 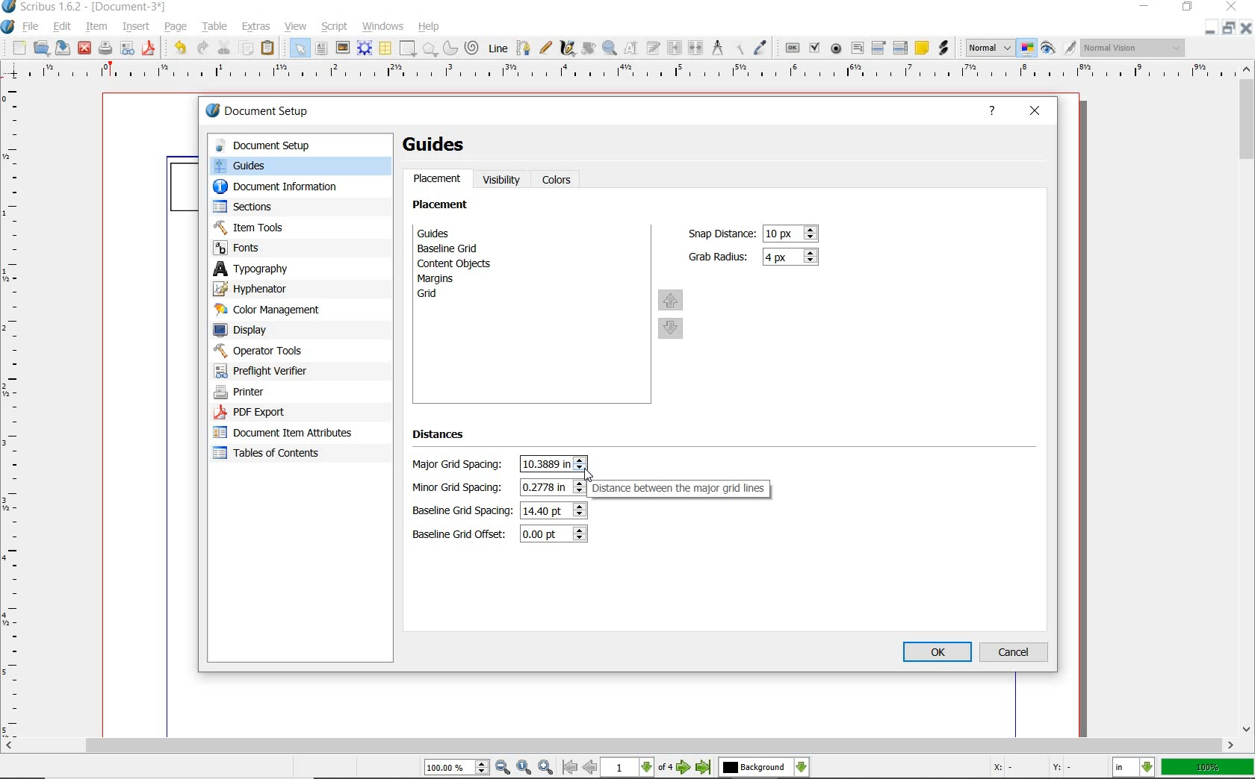 I want to click on item tools, so click(x=291, y=227).